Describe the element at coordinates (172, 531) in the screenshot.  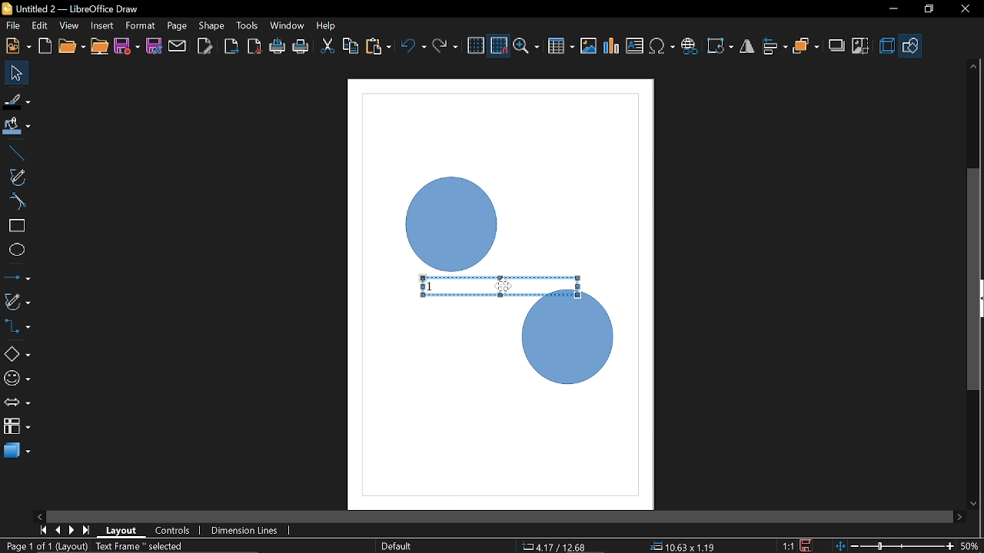
I see `Controls` at that location.